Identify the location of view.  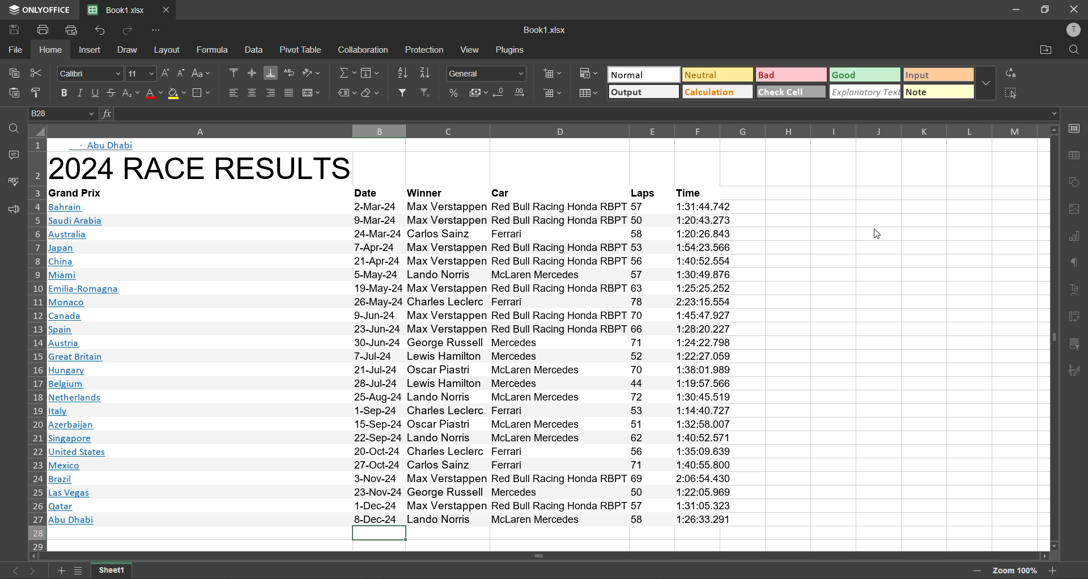
(470, 49).